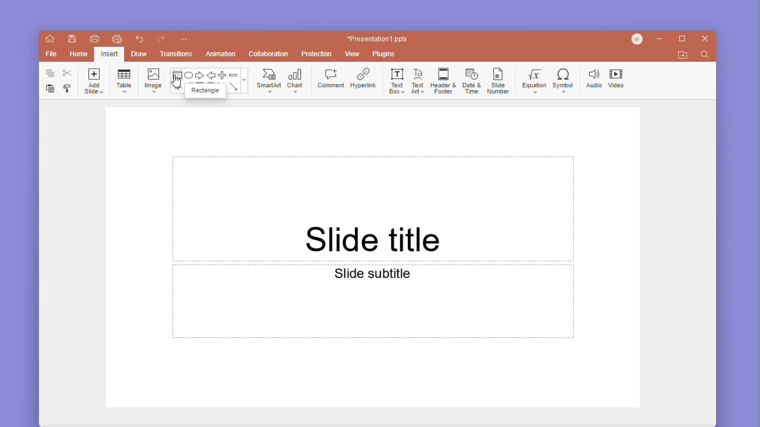  What do you see at coordinates (498, 80) in the screenshot?
I see `slide number` at bounding box center [498, 80].